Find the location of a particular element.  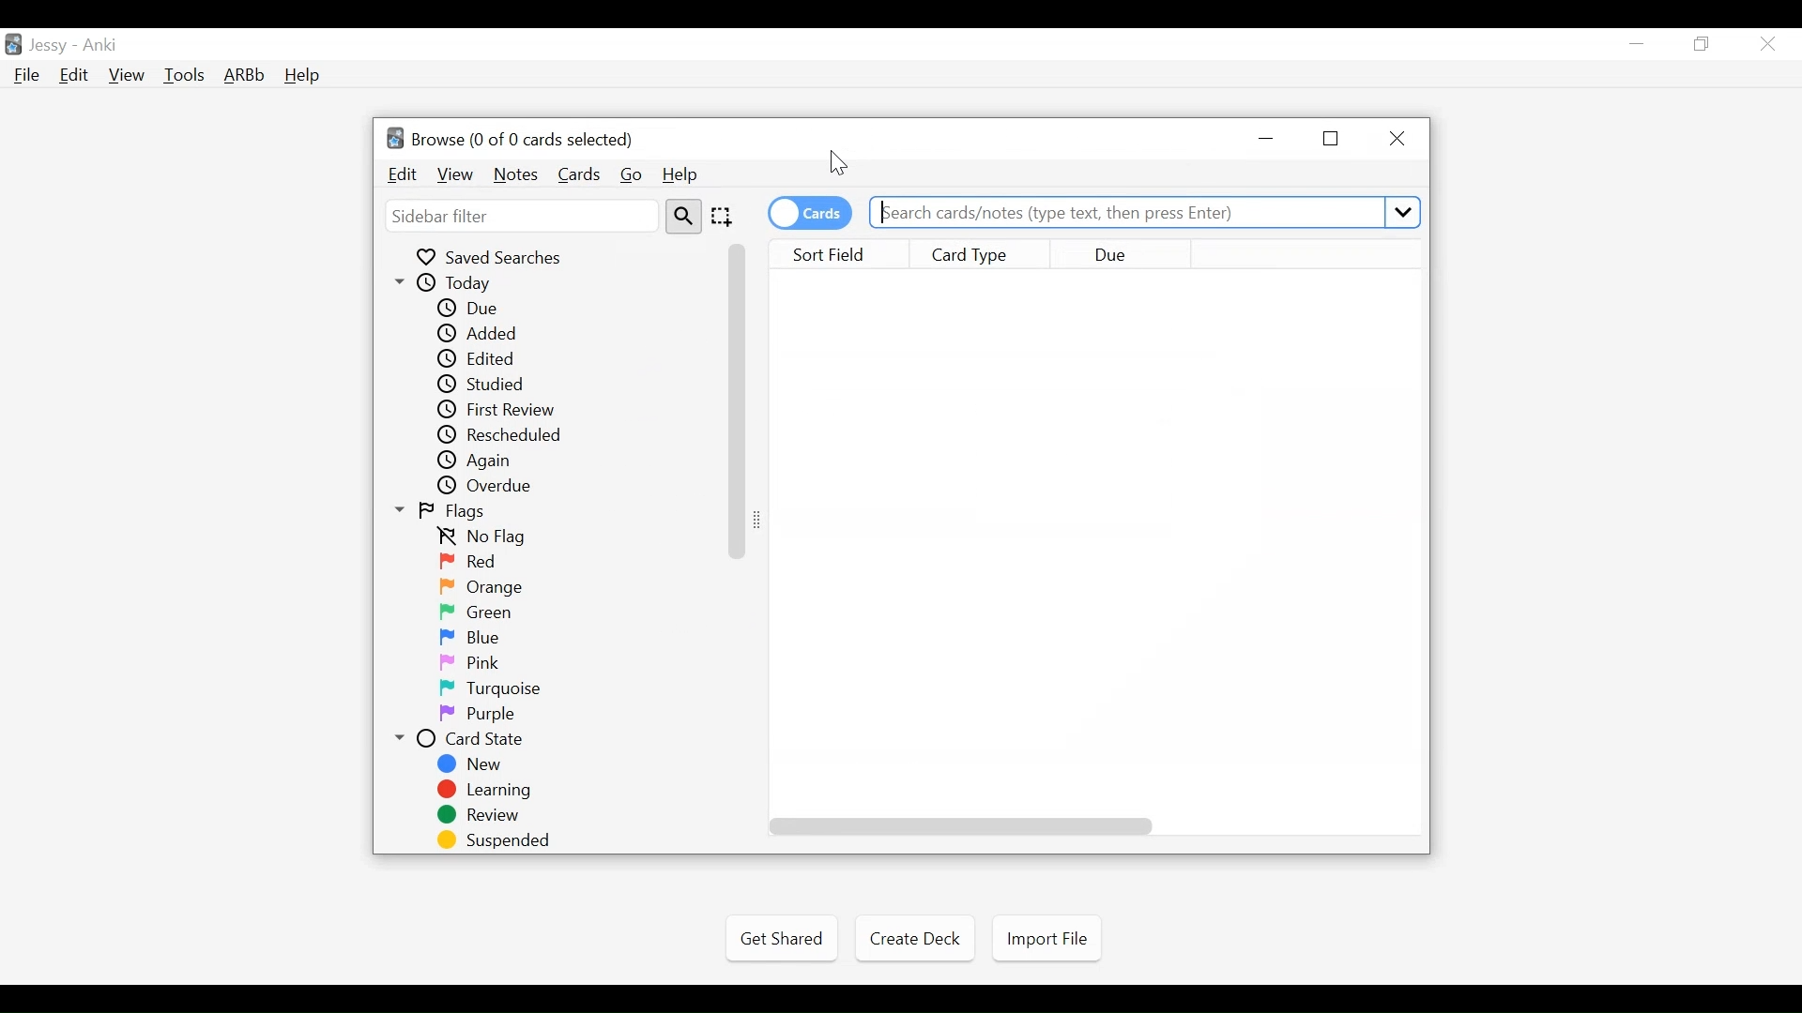

Card Type is located at coordinates (982, 254).